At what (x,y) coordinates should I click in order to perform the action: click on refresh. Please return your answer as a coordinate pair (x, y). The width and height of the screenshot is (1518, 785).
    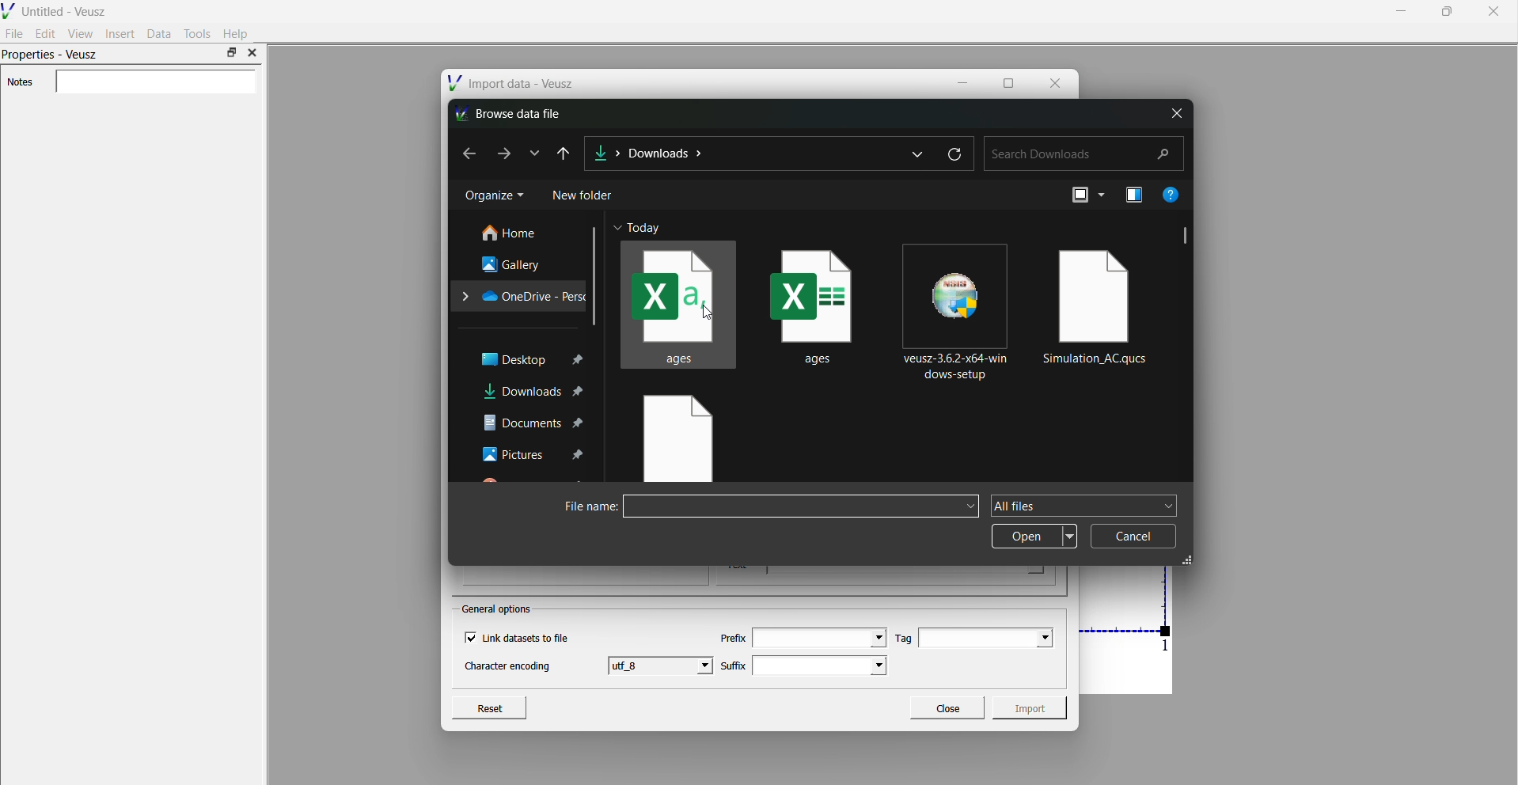
    Looking at the image, I should click on (955, 151).